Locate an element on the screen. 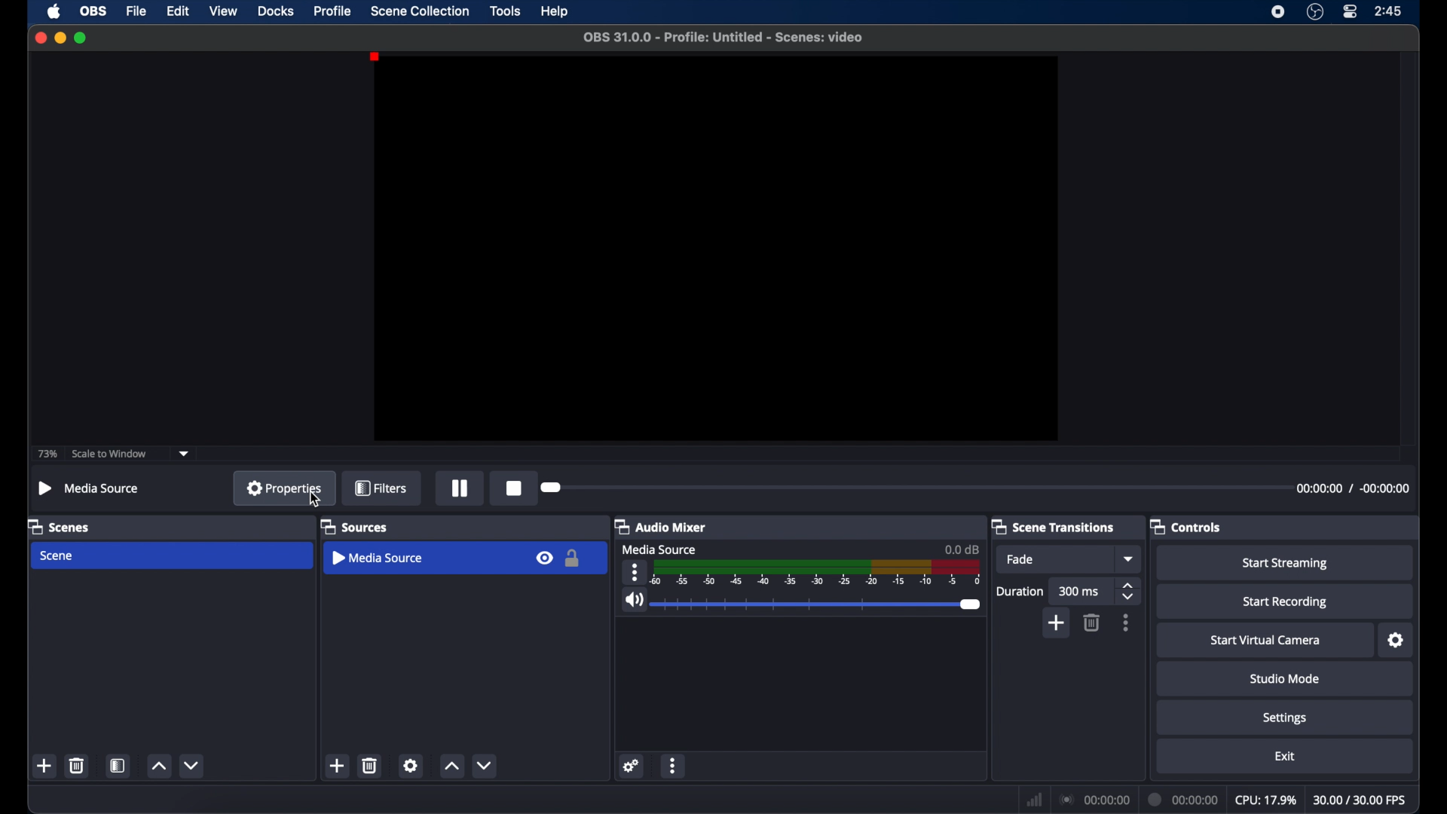 The height and width of the screenshot is (814, 1447). lock is located at coordinates (574, 558).